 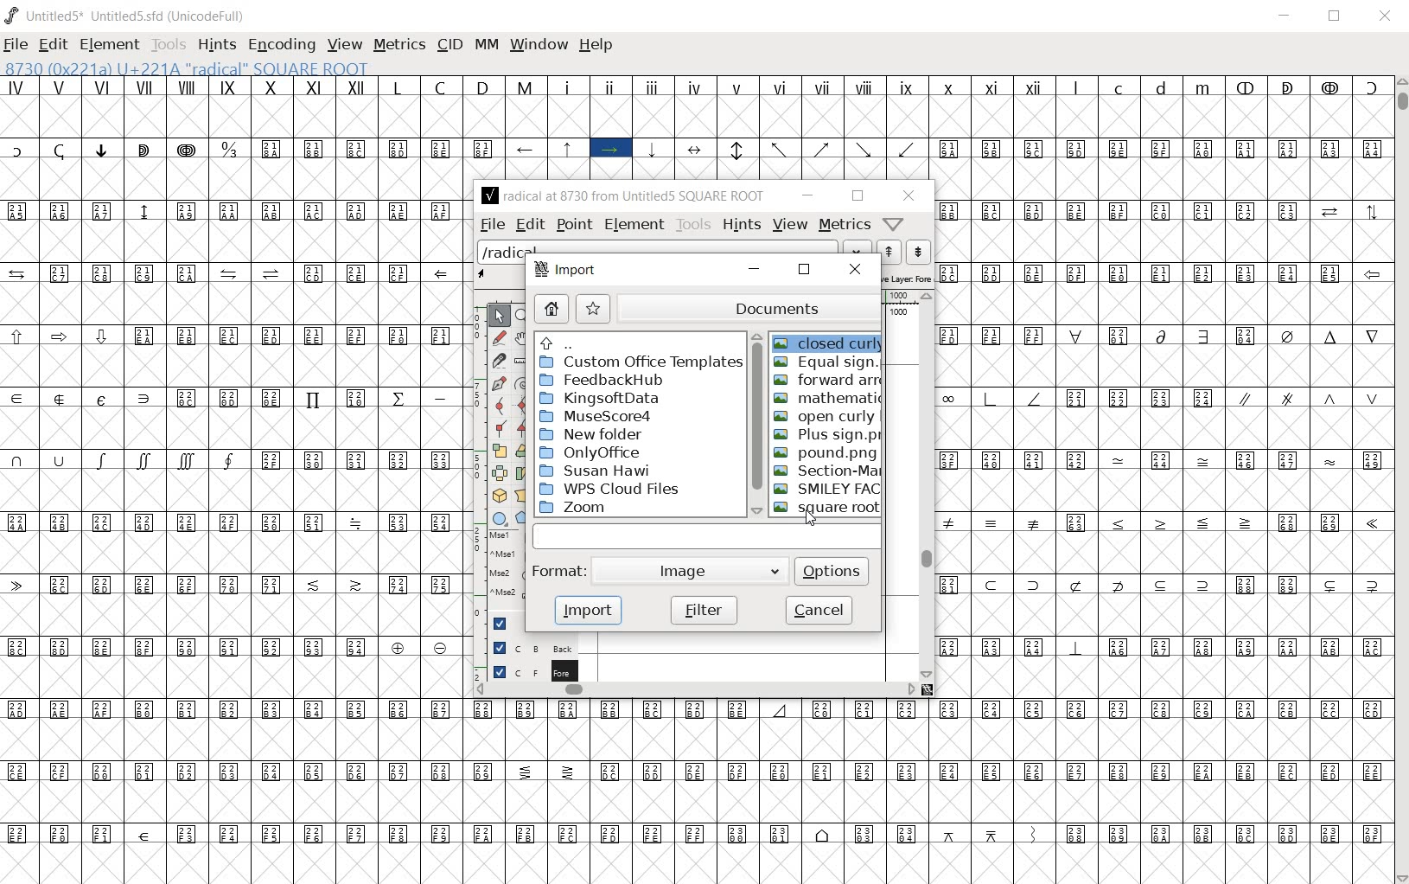 What do you see at coordinates (524, 383) in the screenshot?
I see `change whether spiro is active or not` at bounding box center [524, 383].